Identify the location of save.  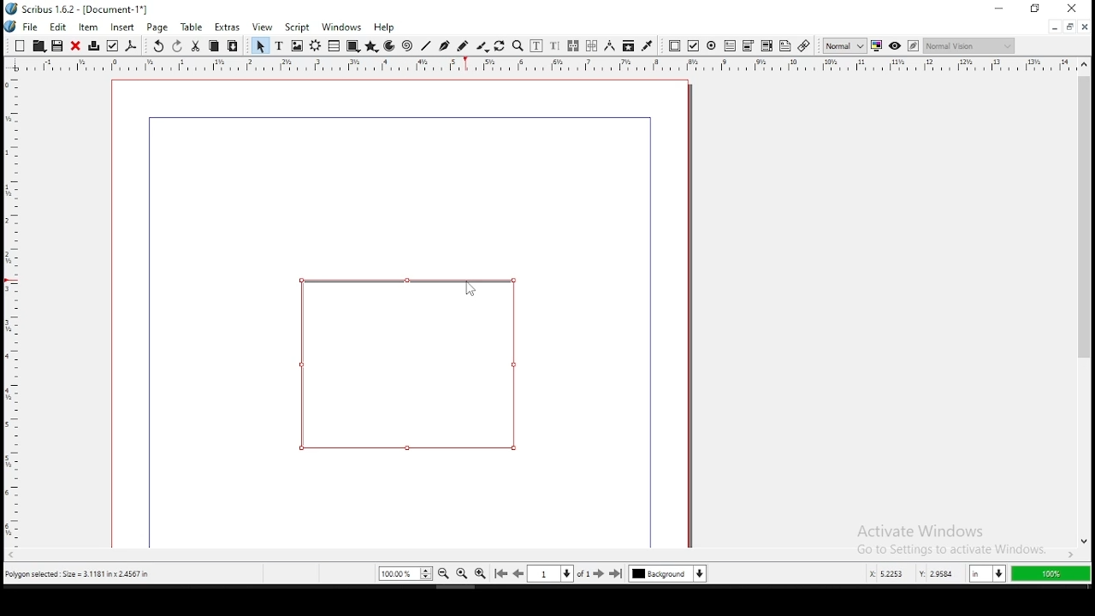
(56, 45).